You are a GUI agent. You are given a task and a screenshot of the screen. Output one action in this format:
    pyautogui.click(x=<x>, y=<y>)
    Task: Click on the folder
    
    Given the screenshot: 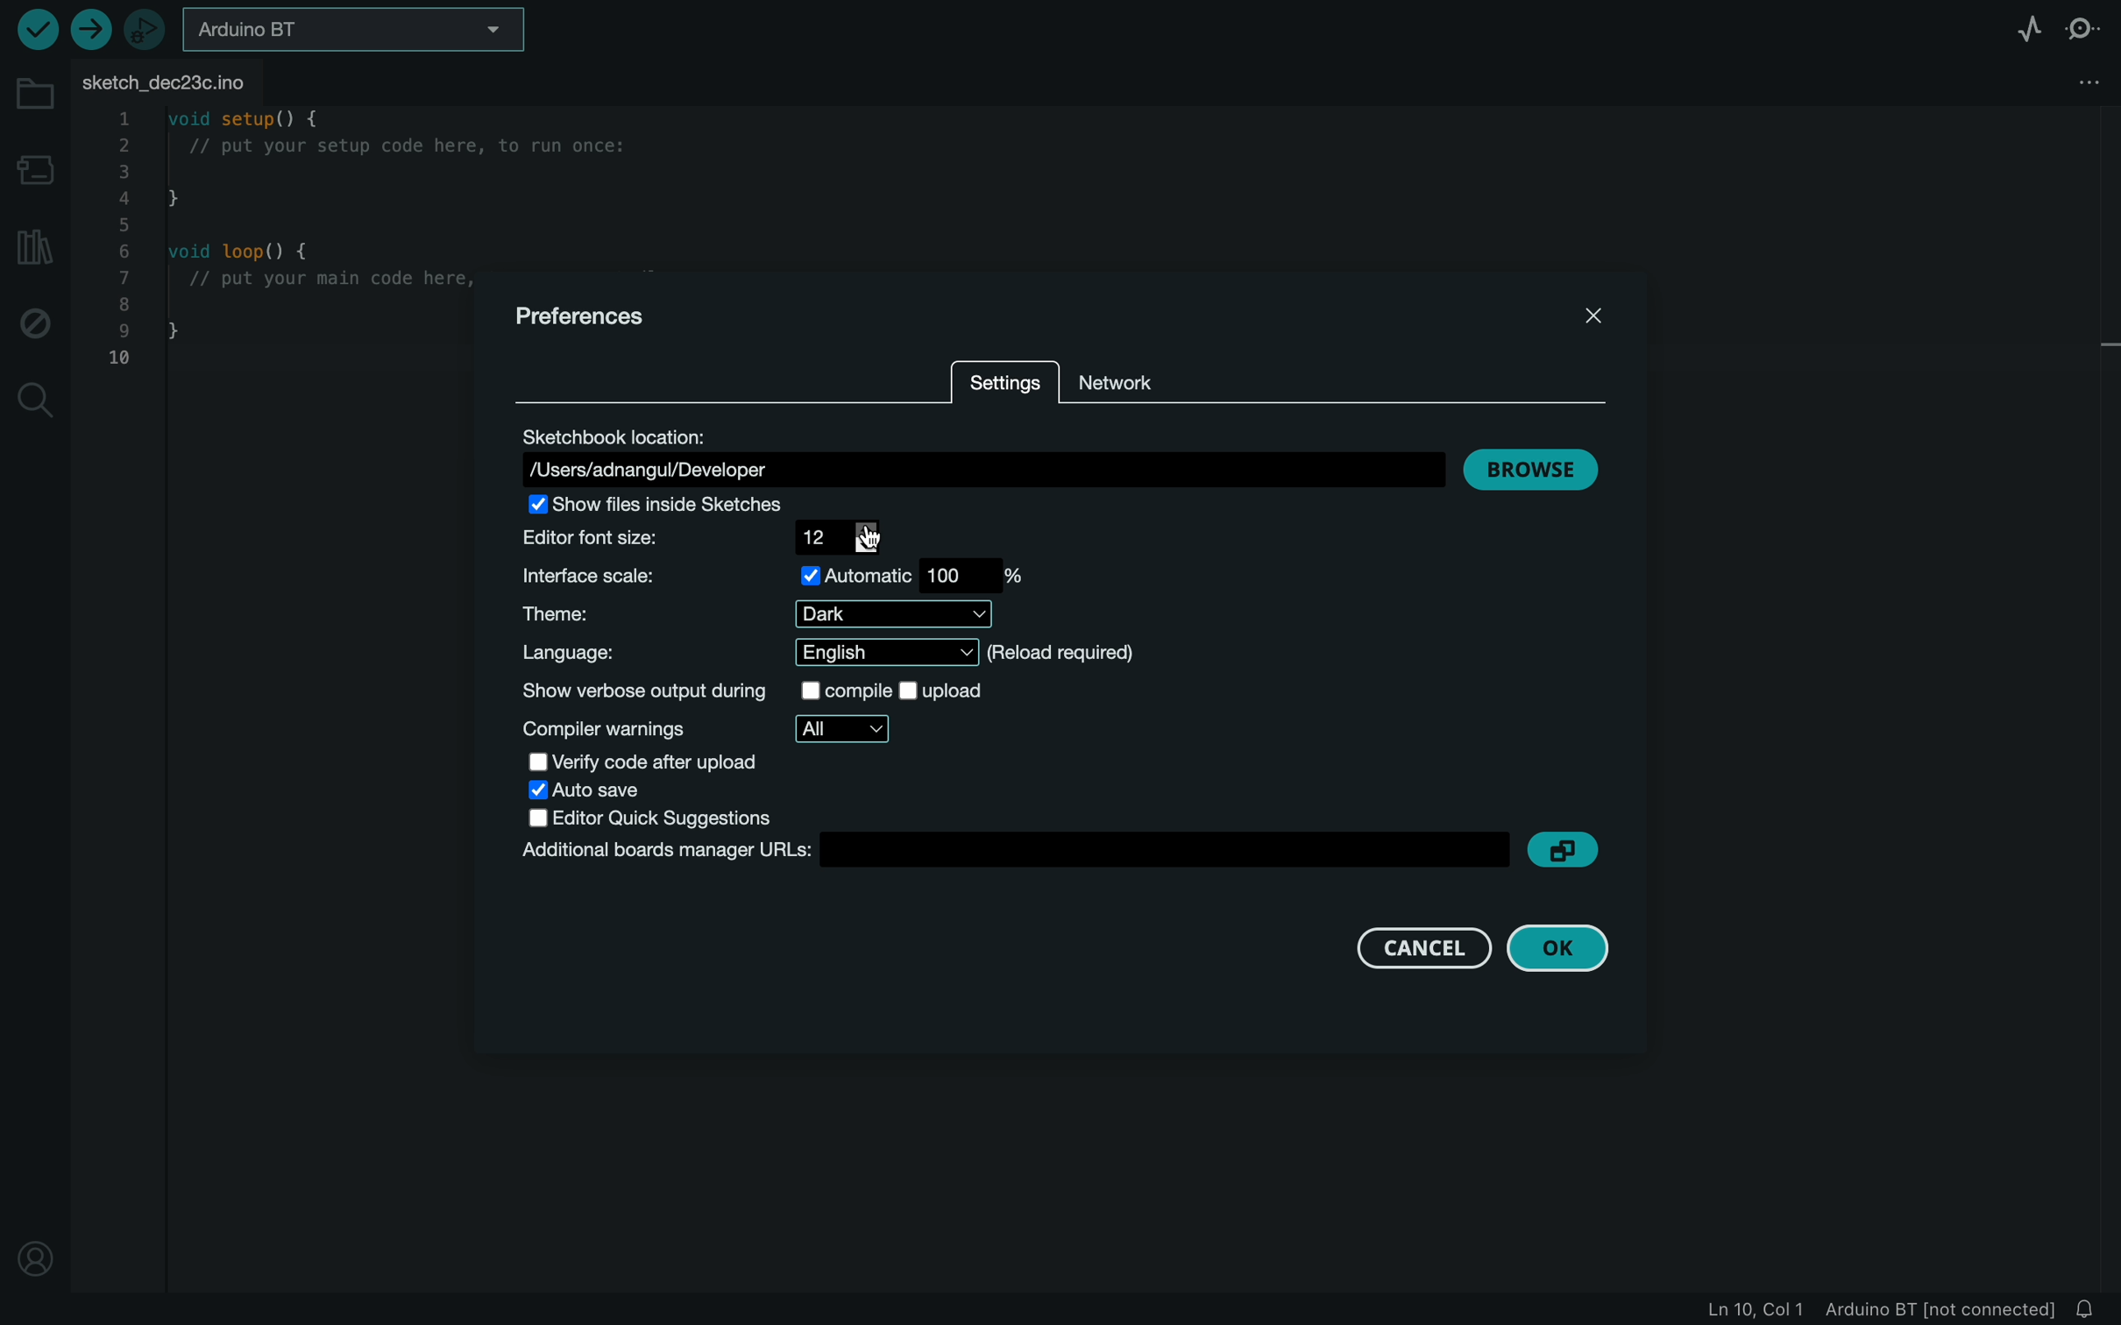 What is the action you would take?
    pyautogui.click(x=31, y=85)
    